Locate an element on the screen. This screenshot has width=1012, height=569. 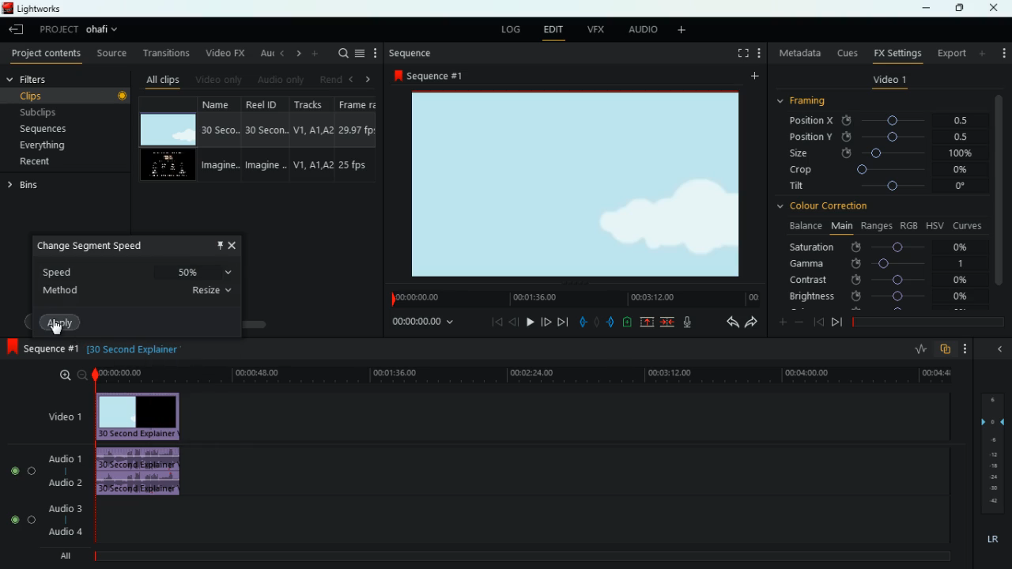
vfx is located at coordinates (594, 29).